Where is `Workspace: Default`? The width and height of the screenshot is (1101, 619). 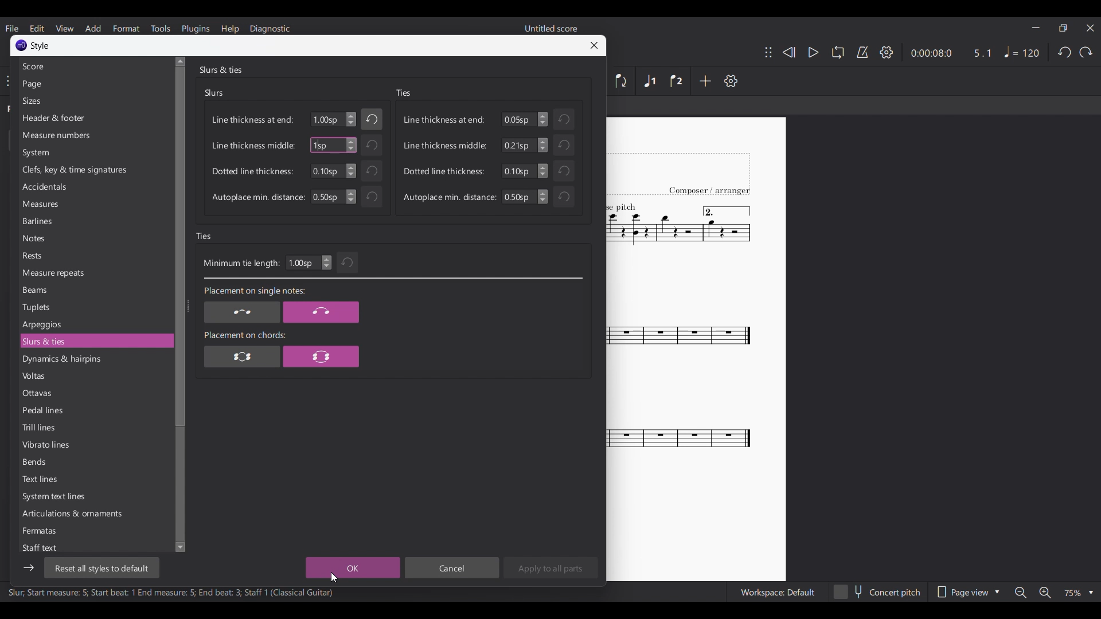 Workspace: Default is located at coordinates (778, 591).